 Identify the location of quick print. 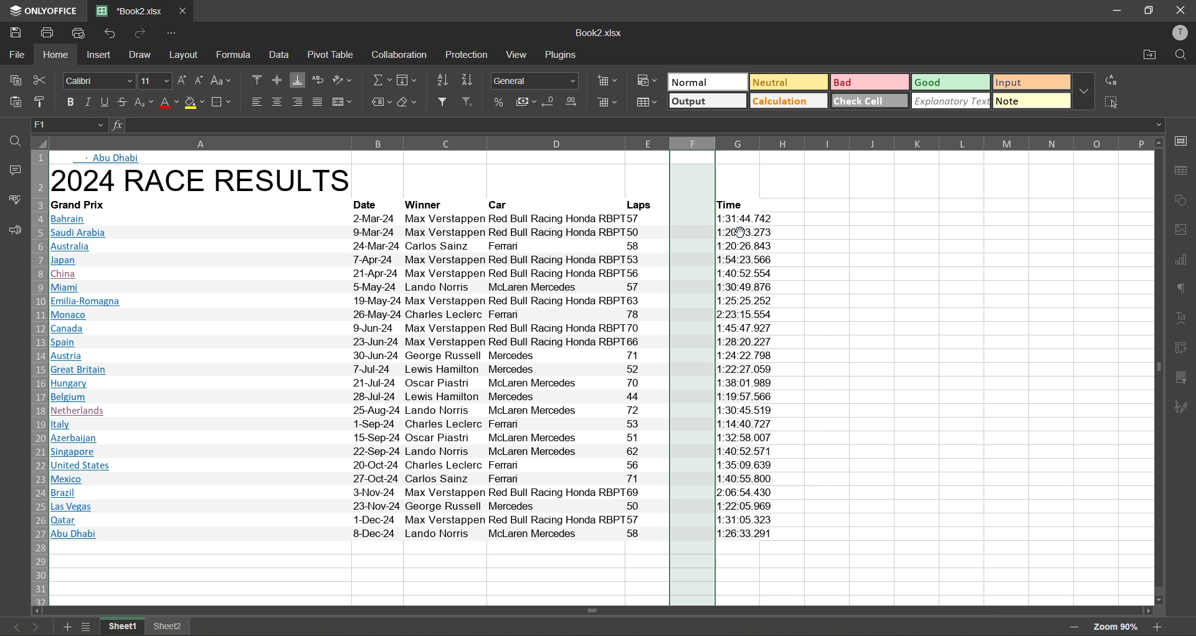
(81, 34).